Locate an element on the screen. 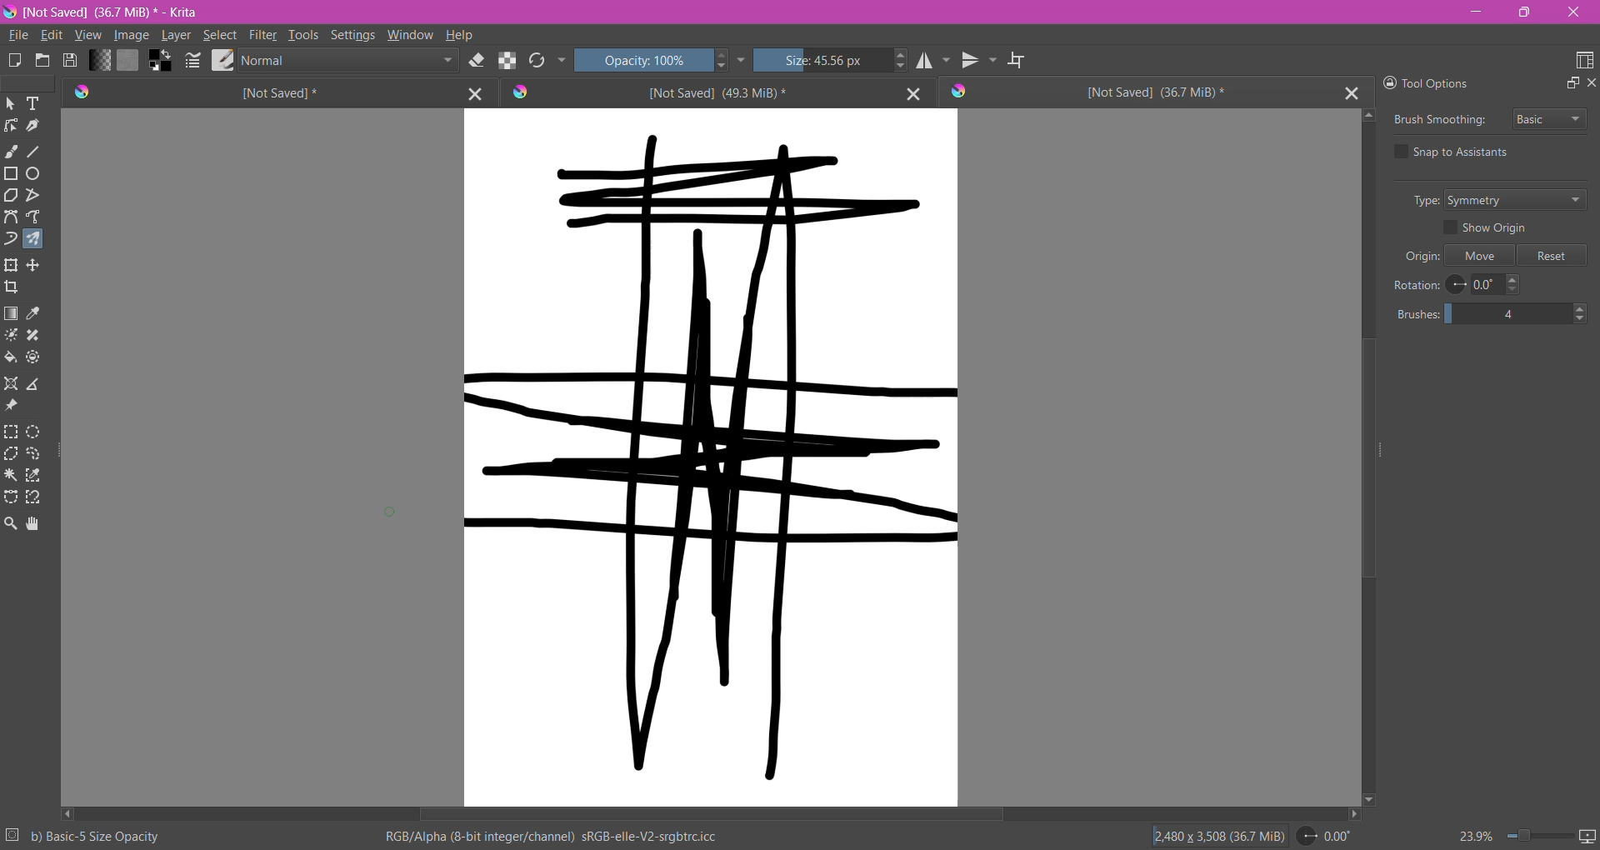 The width and height of the screenshot is (1600, 850). Smart Patch Tool is located at coordinates (34, 336).